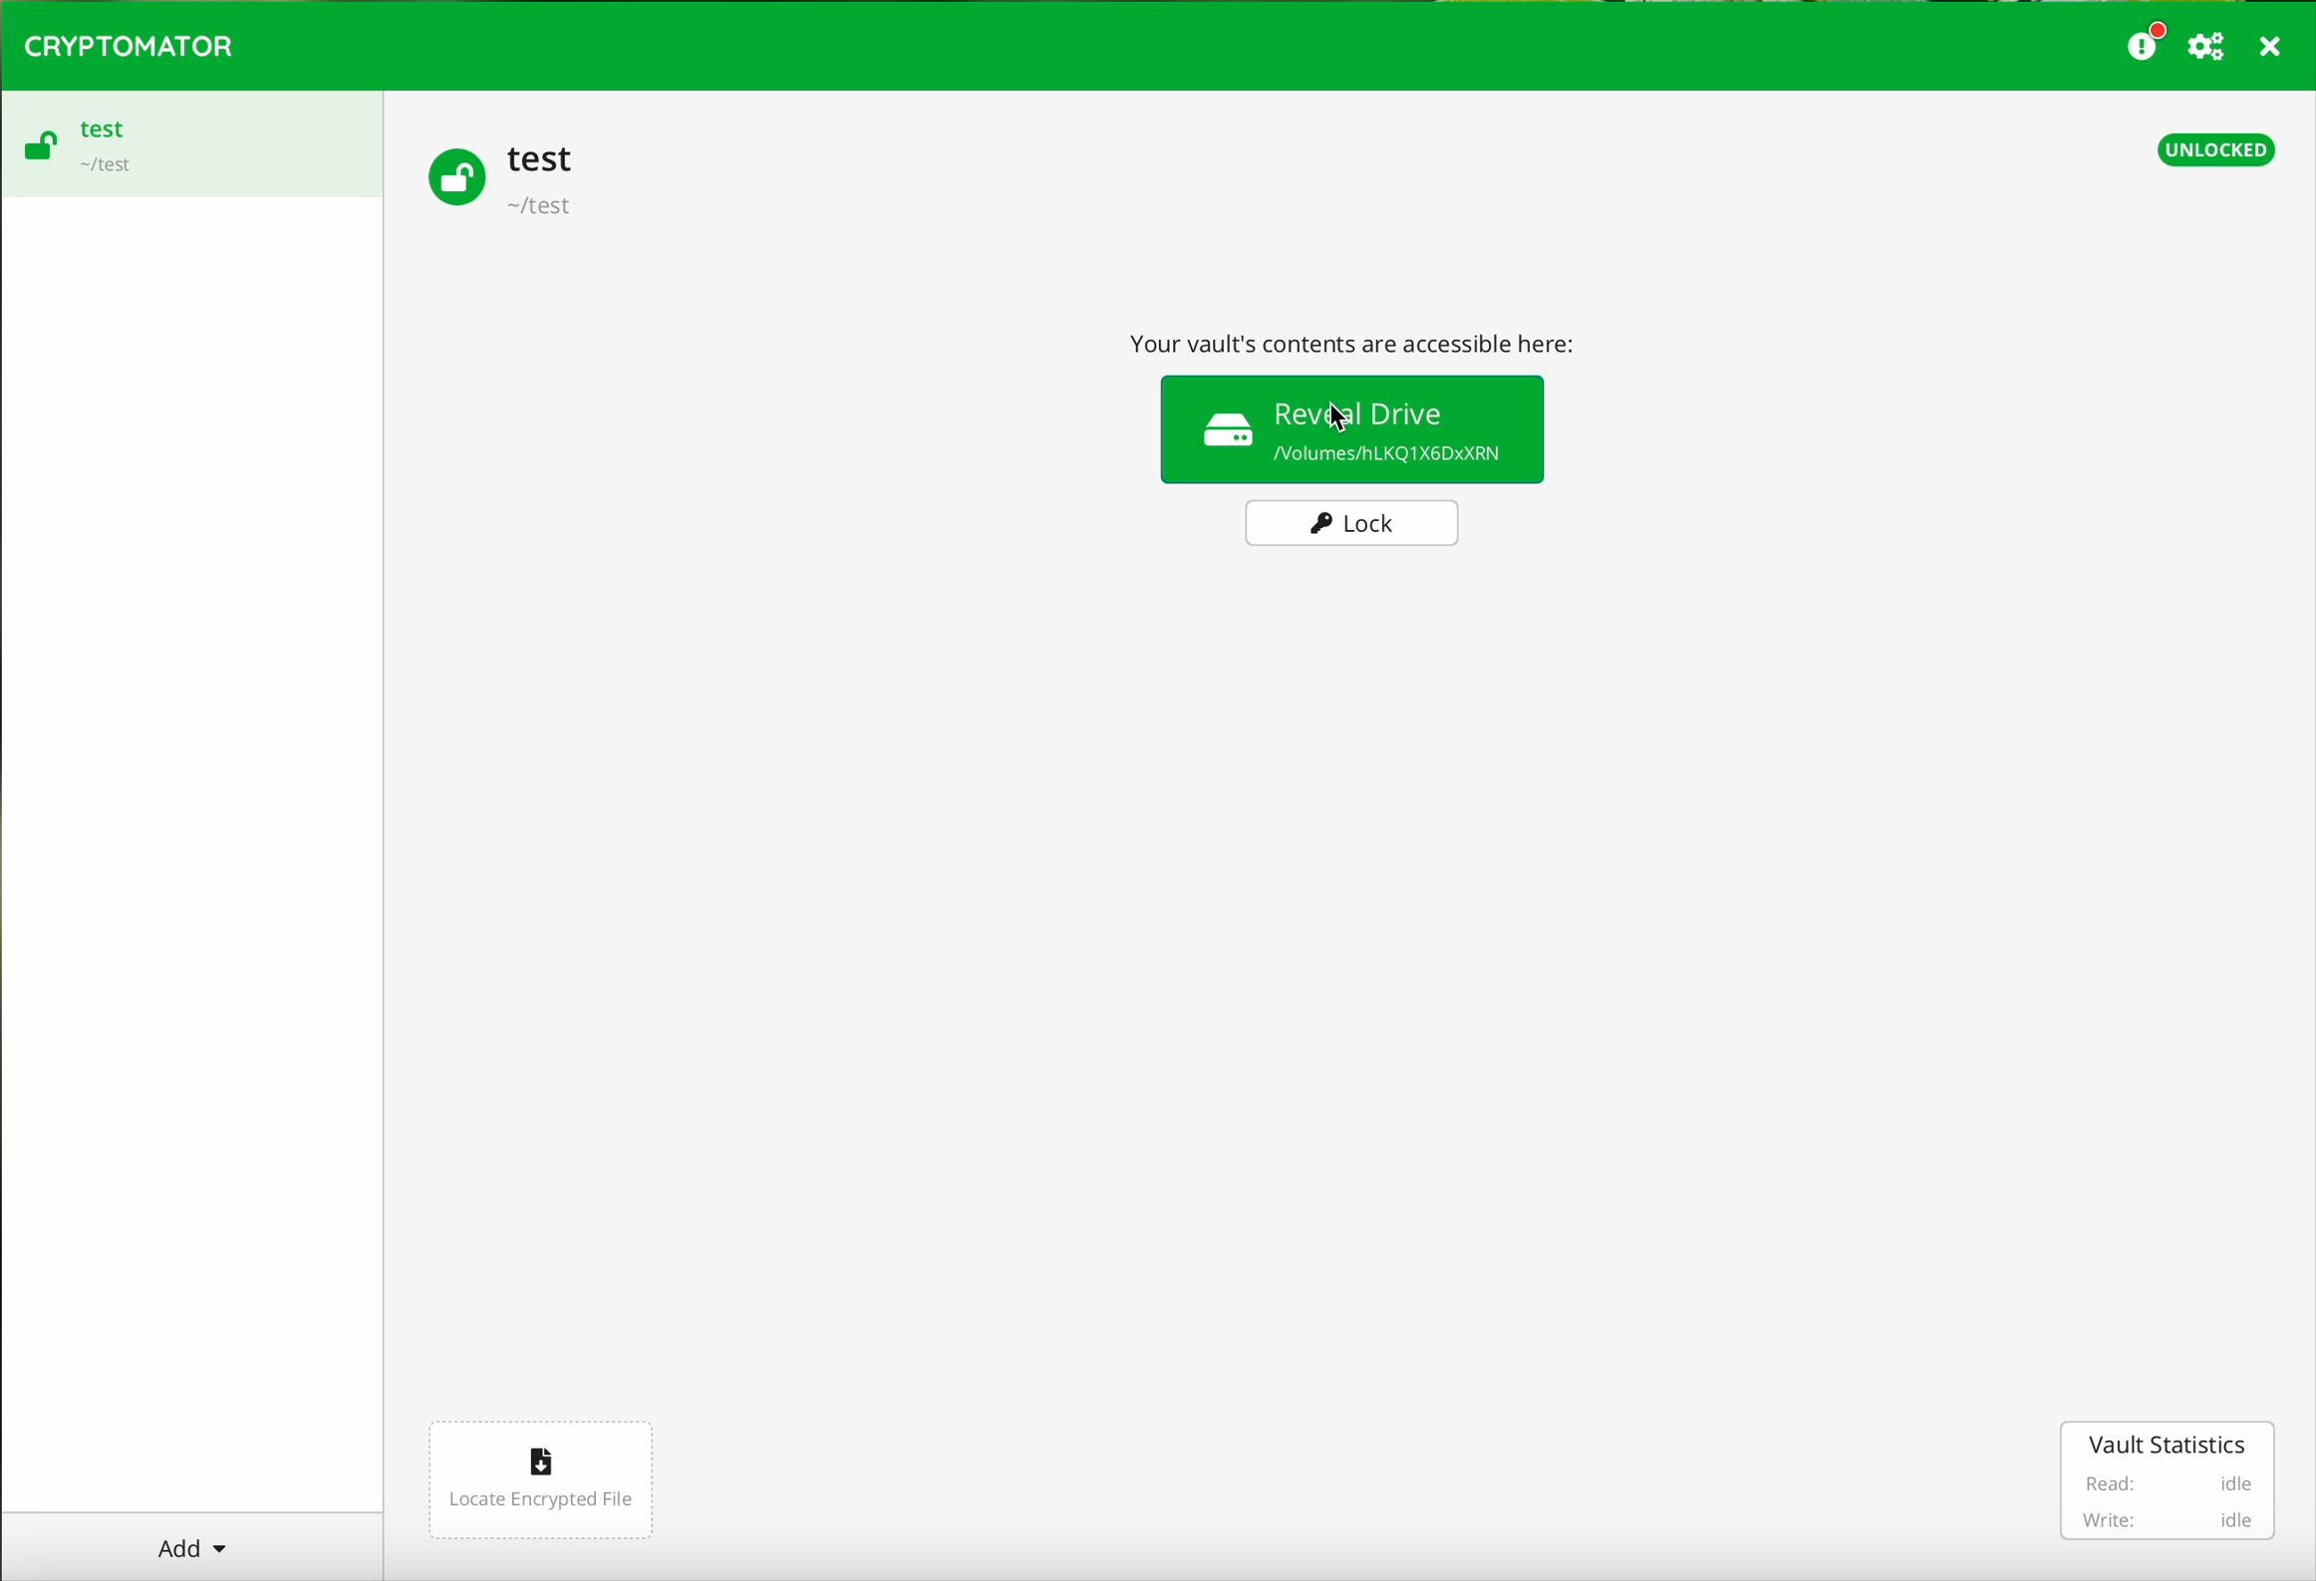 This screenshot has width=2316, height=1581. Describe the element at coordinates (542, 209) in the screenshot. I see `~/test` at that location.